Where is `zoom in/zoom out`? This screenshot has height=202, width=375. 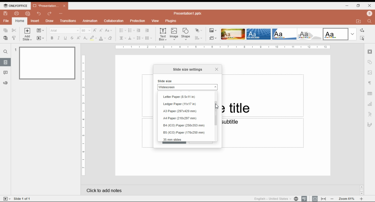 zoom in/zoom out is located at coordinates (362, 199).